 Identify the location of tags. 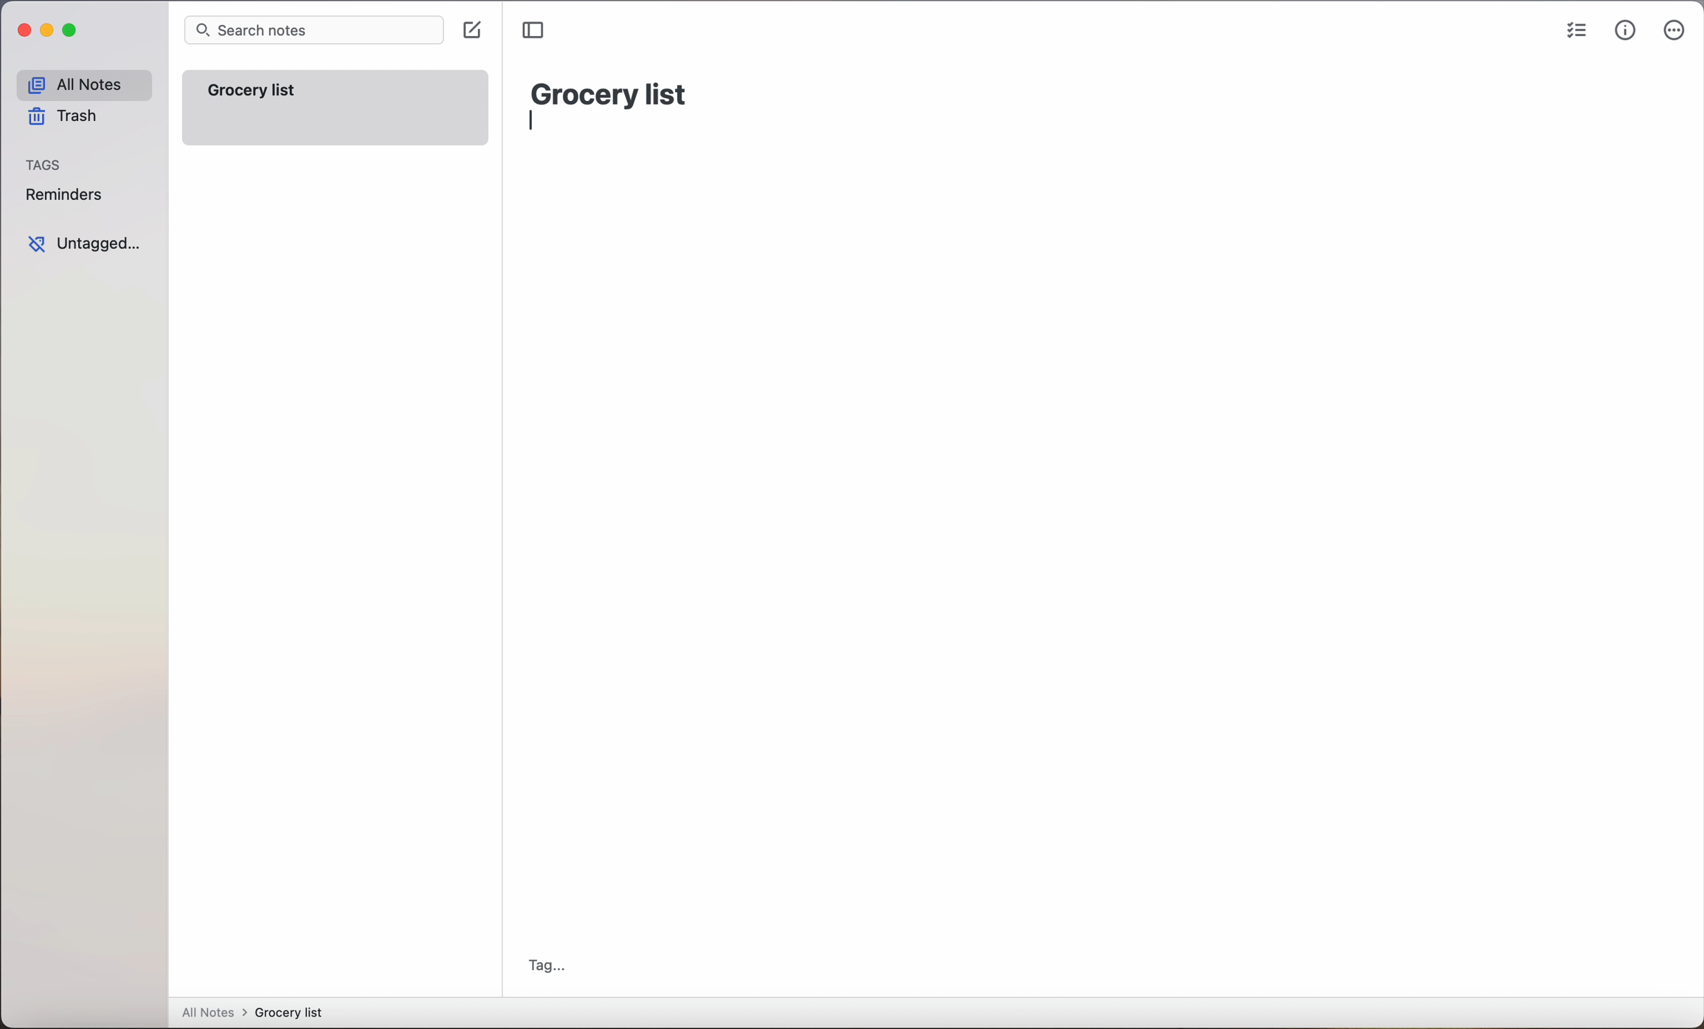
(45, 166).